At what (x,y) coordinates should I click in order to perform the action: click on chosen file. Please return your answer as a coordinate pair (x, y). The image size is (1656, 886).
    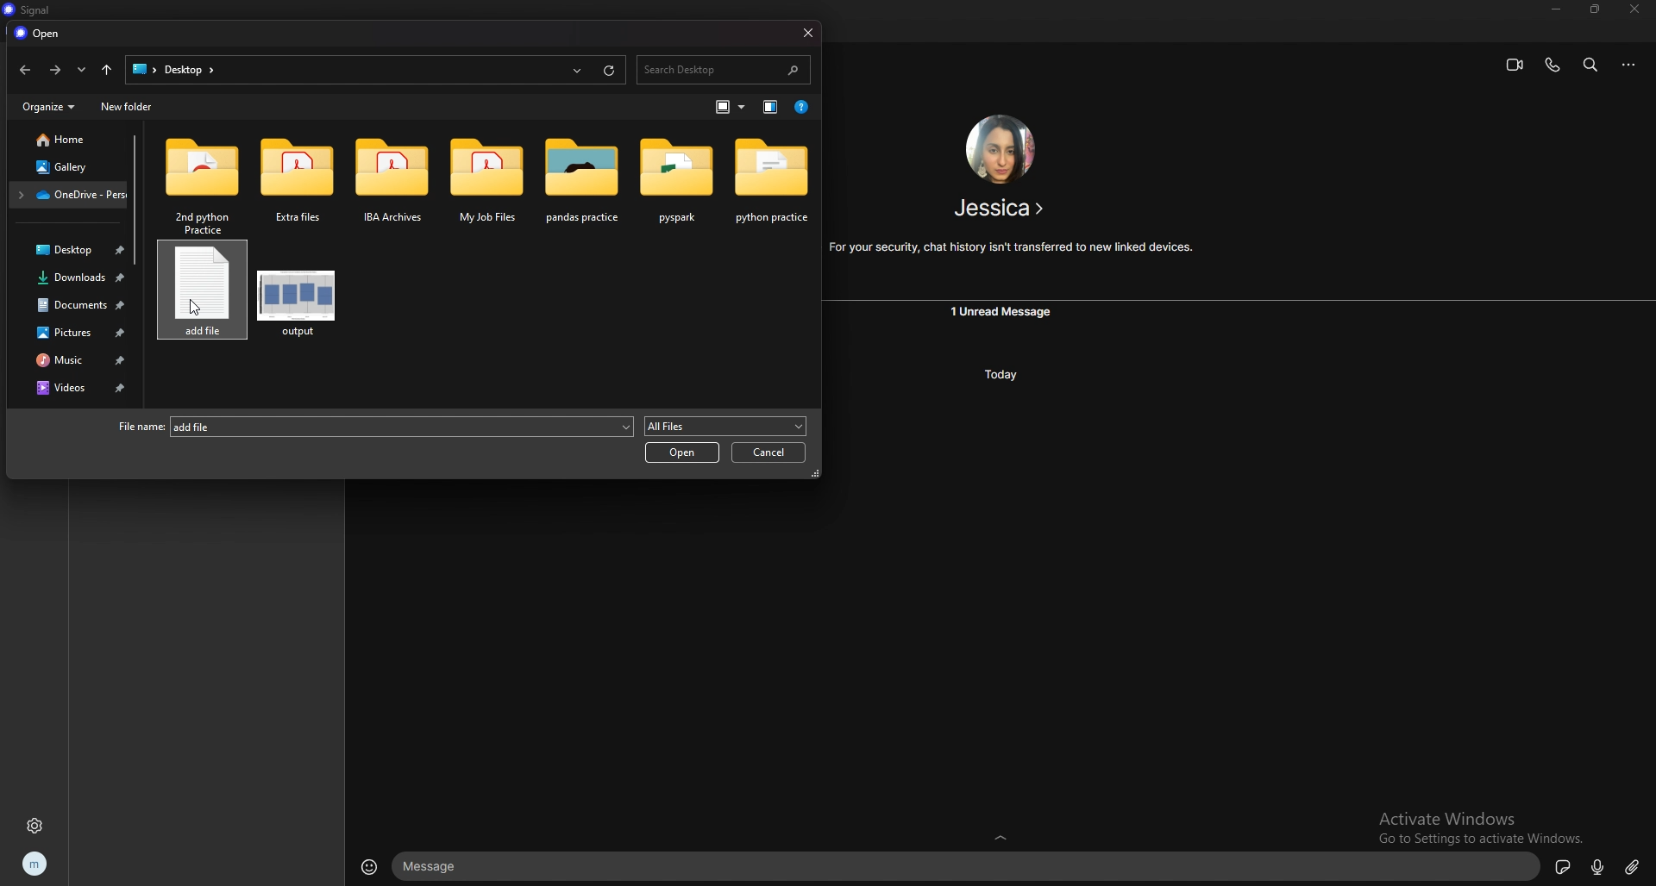
    Looking at the image, I should click on (203, 292).